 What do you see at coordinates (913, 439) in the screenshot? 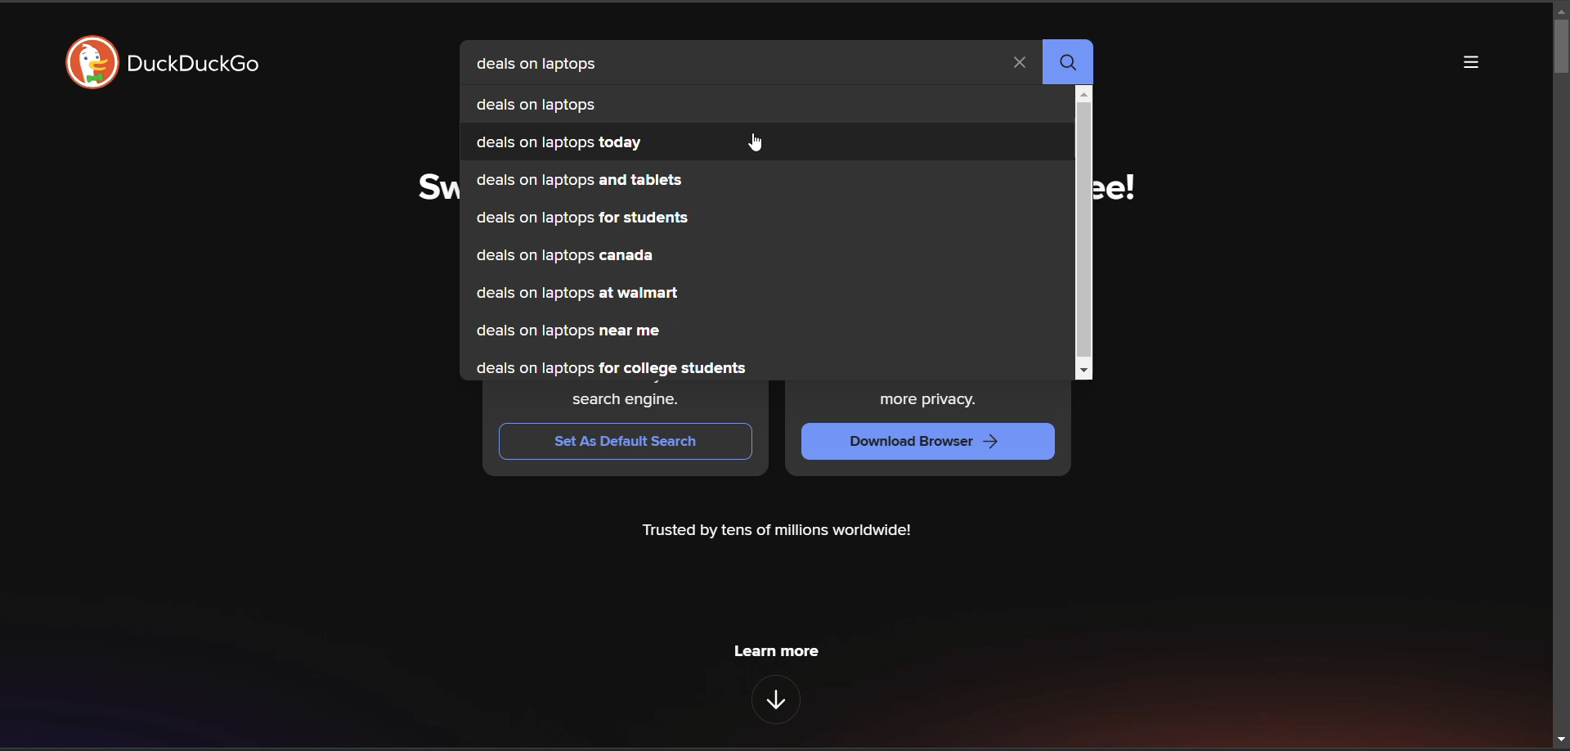
I see `Download Browser` at bounding box center [913, 439].